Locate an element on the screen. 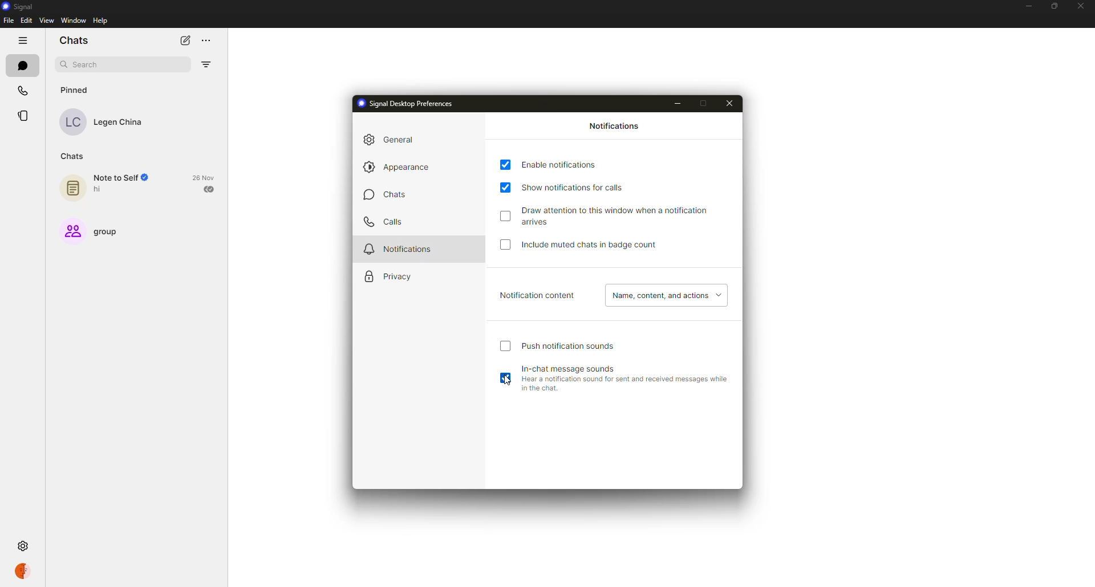 Image resolution: width=1095 pixels, height=587 pixels. edit is located at coordinates (26, 20).